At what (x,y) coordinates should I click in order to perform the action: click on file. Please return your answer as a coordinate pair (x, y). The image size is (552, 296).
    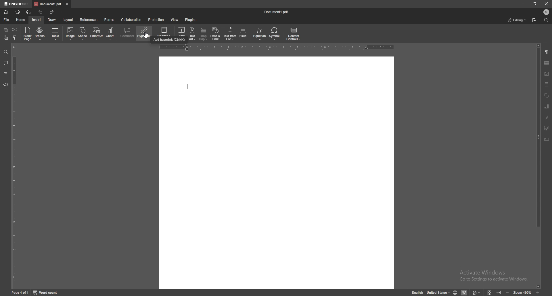
    Looking at the image, I should click on (6, 20).